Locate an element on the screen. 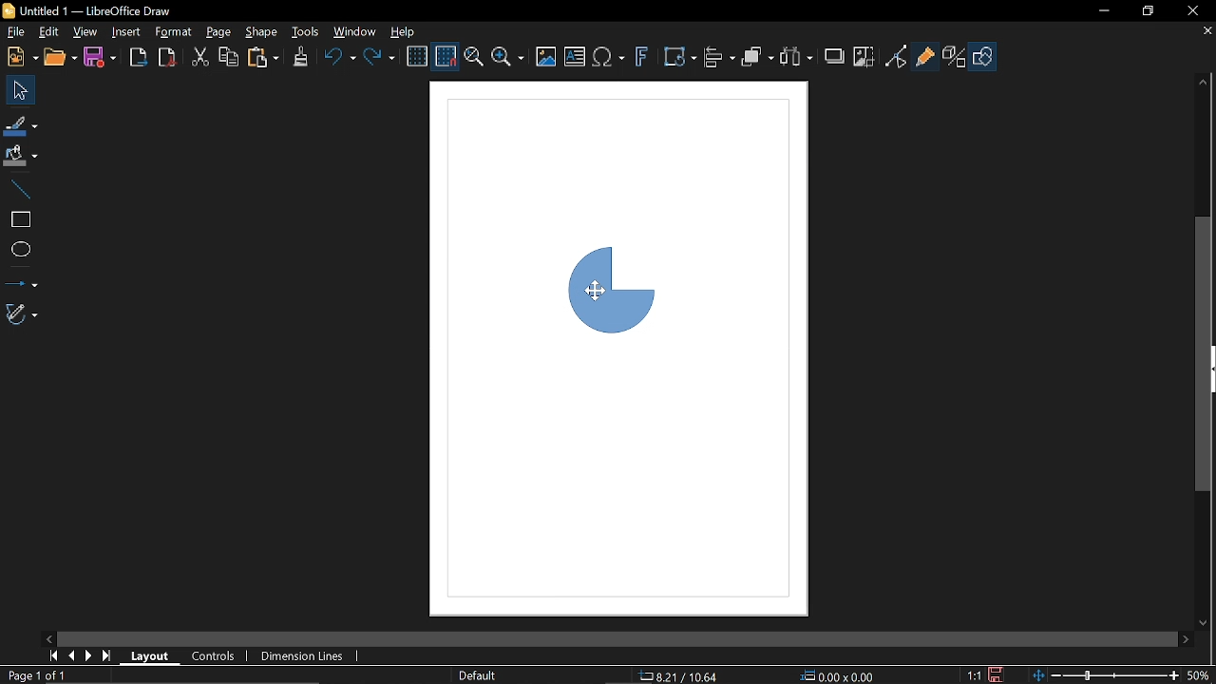 This screenshot has width=1216, height=684. Clone tool is located at coordinates (299, 59).